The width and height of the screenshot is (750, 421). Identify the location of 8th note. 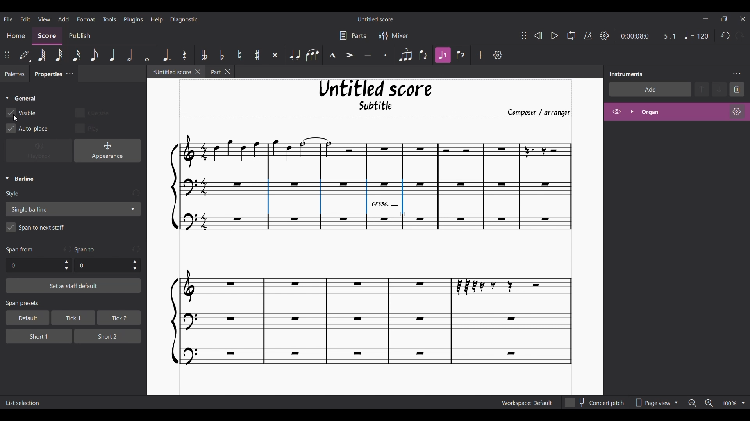
(93, 55).